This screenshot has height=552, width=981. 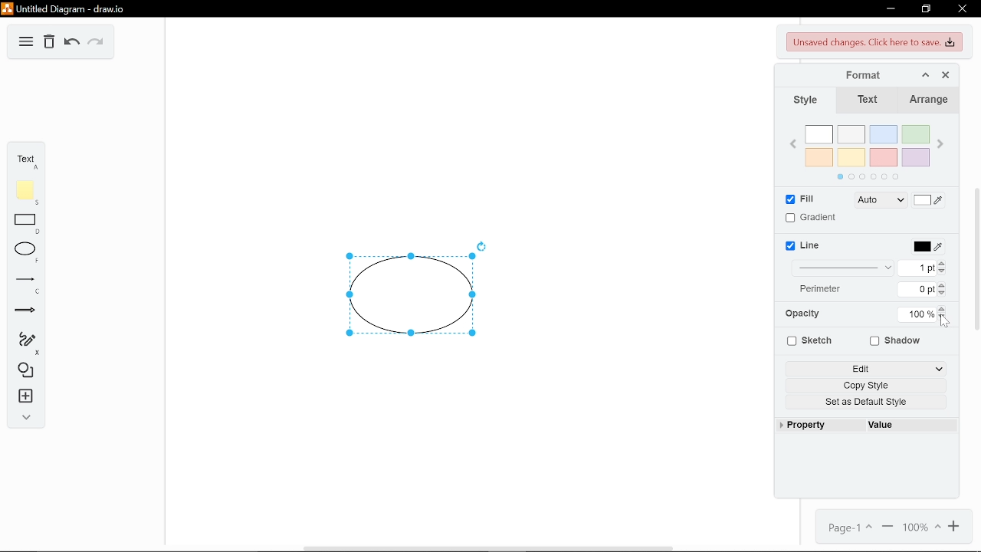 I want to click on Current window, so click(x=90, y=9).